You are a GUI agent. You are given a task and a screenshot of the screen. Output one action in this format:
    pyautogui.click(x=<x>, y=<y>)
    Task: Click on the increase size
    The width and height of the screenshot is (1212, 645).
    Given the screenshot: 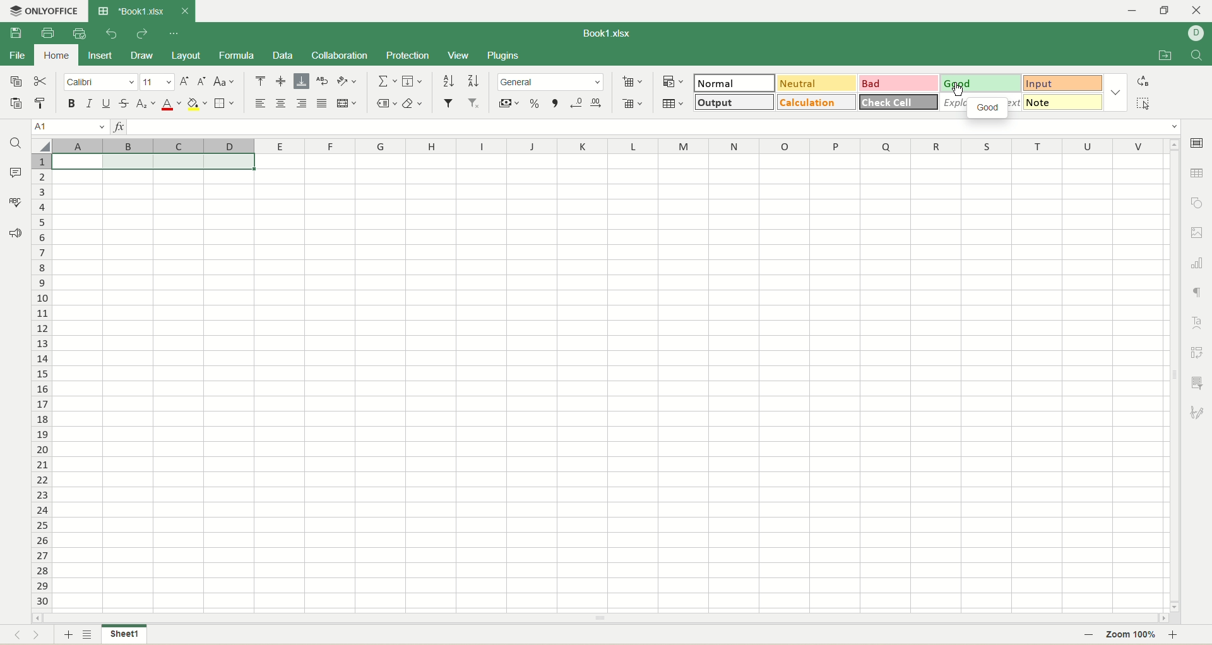 What is the action you would take?
    pyautogui.click(x=186, y=81)
    